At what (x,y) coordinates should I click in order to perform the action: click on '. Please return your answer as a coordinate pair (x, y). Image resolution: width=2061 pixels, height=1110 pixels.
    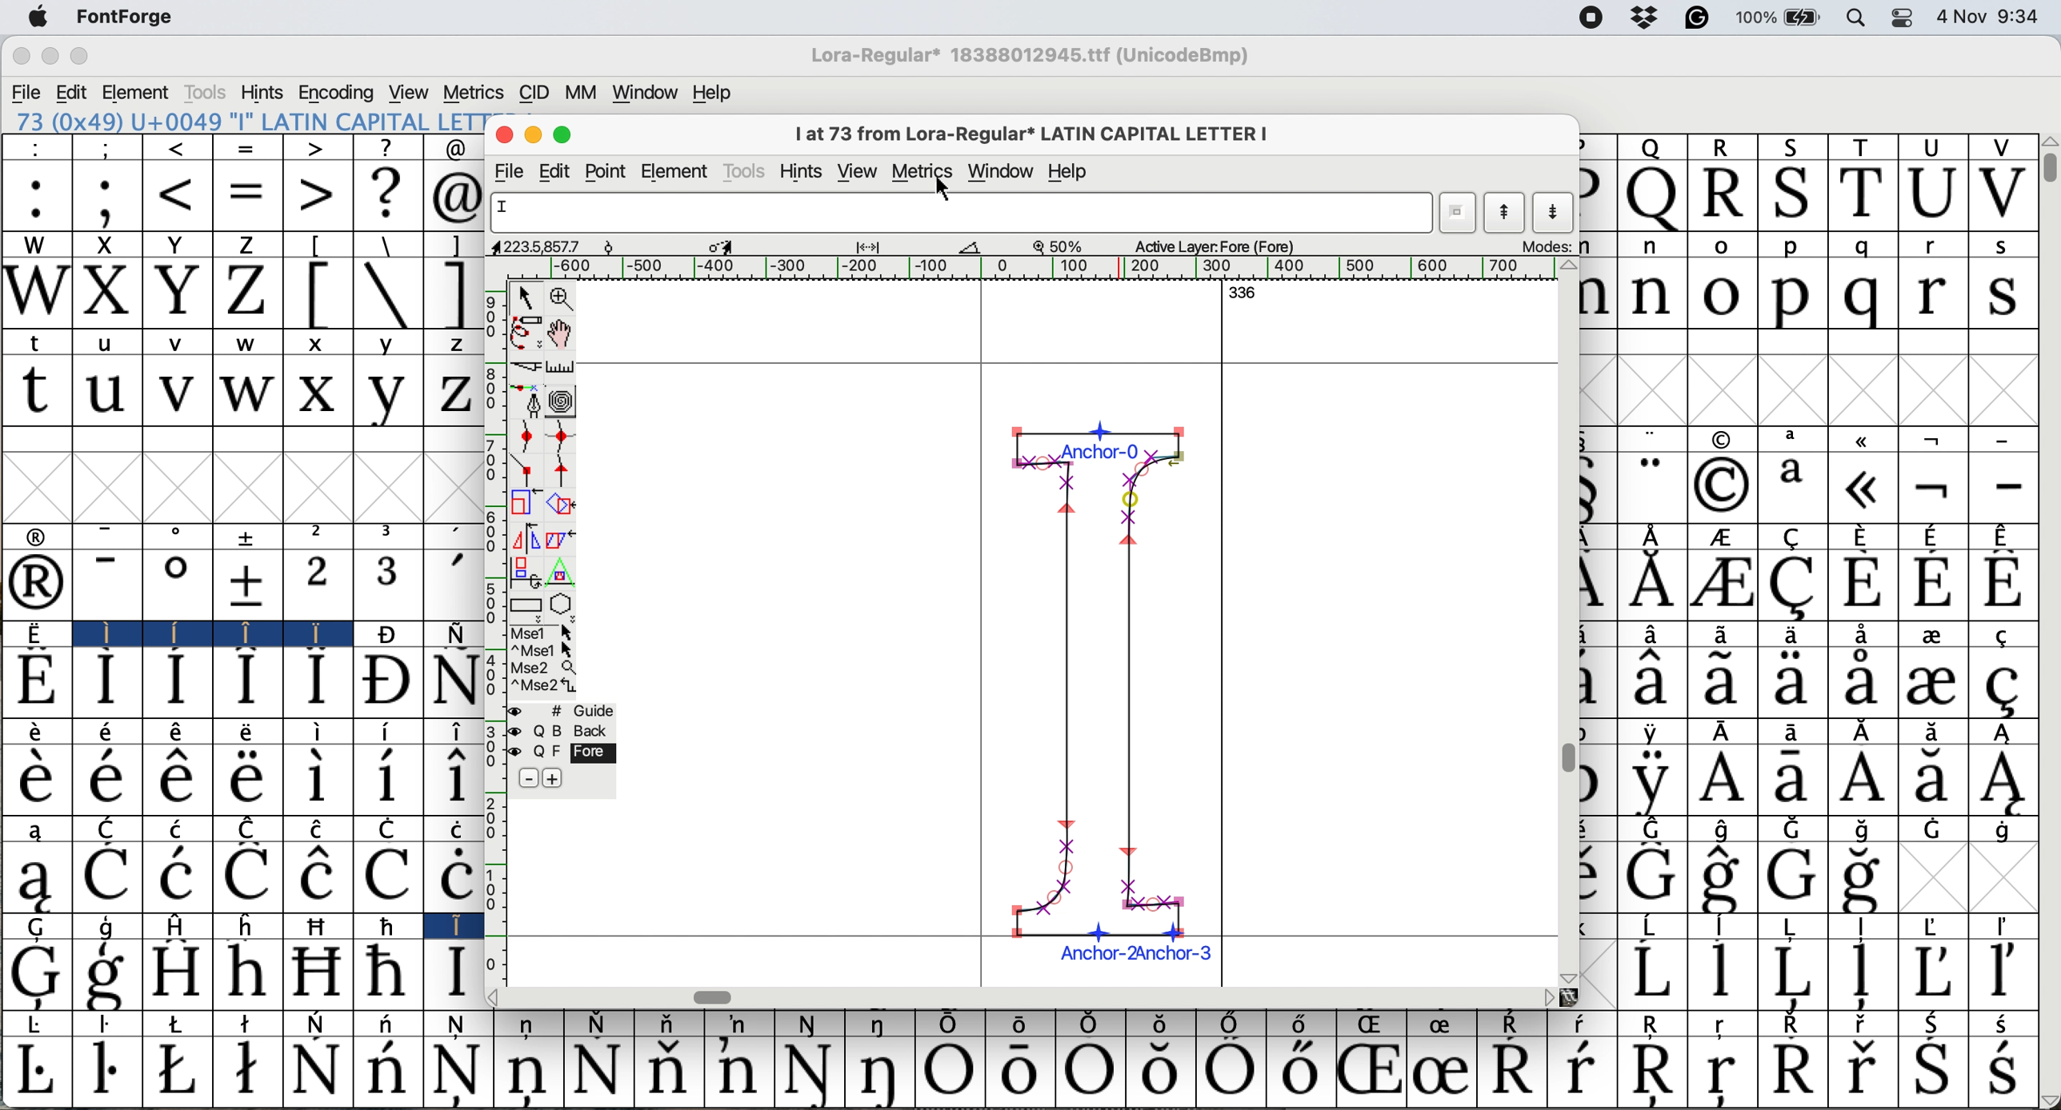
    Looking at the image, I should click on (454, 587).